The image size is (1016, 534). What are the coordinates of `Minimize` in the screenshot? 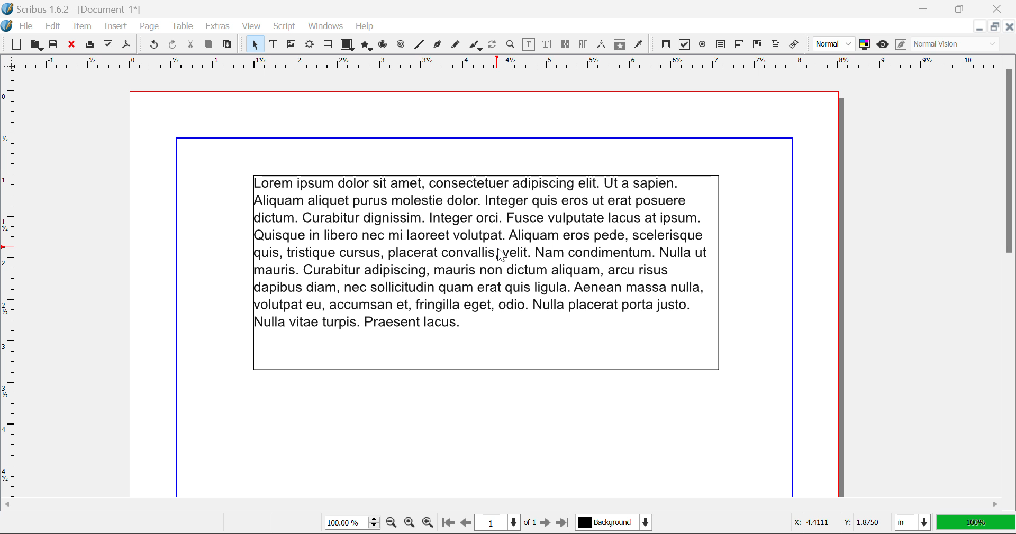 It's located at (993, 26).